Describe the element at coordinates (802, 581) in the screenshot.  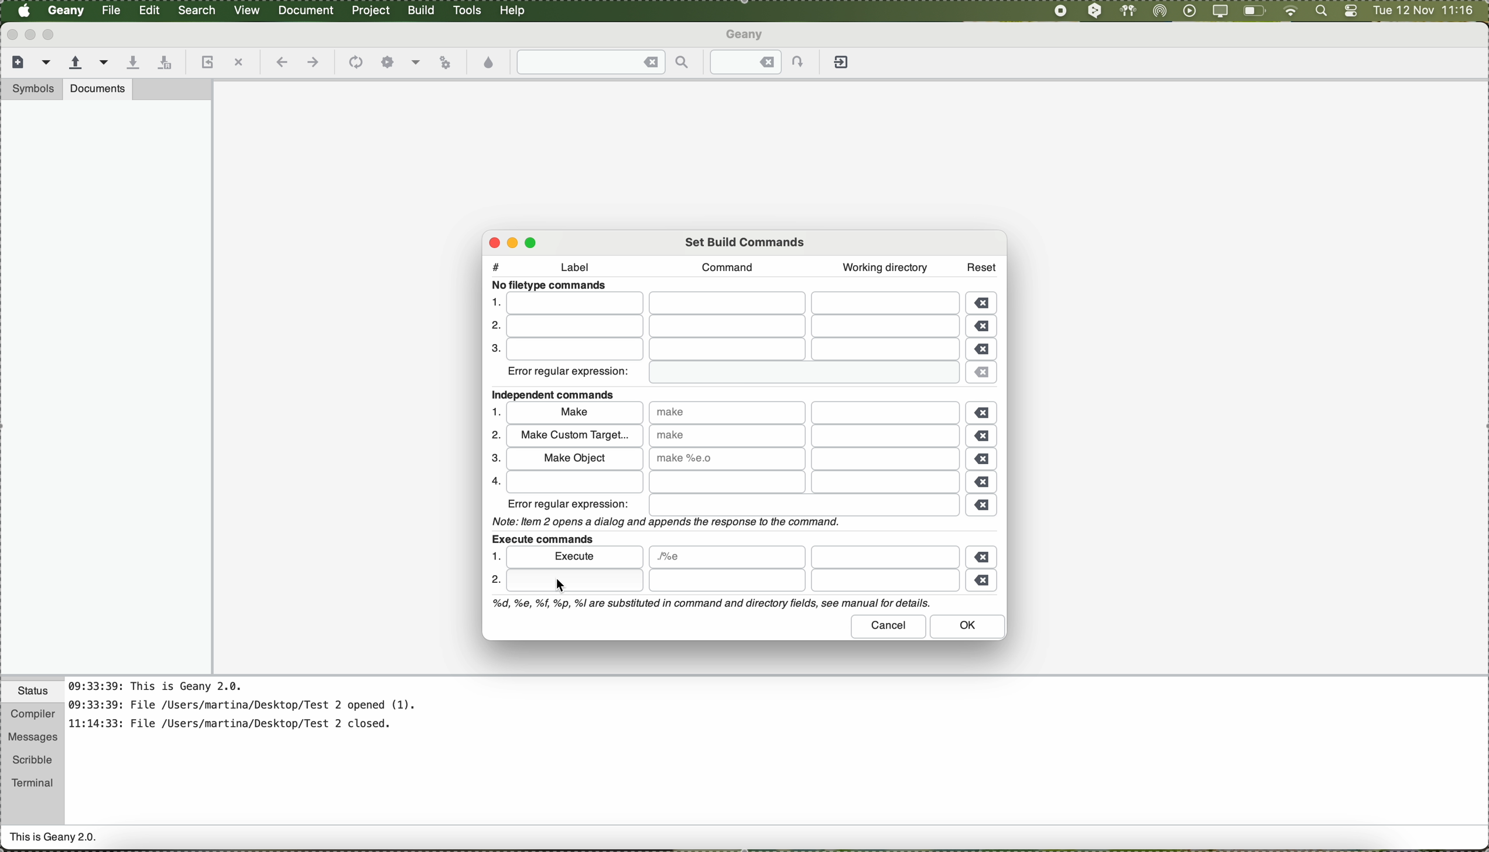
I see `file` at that location.